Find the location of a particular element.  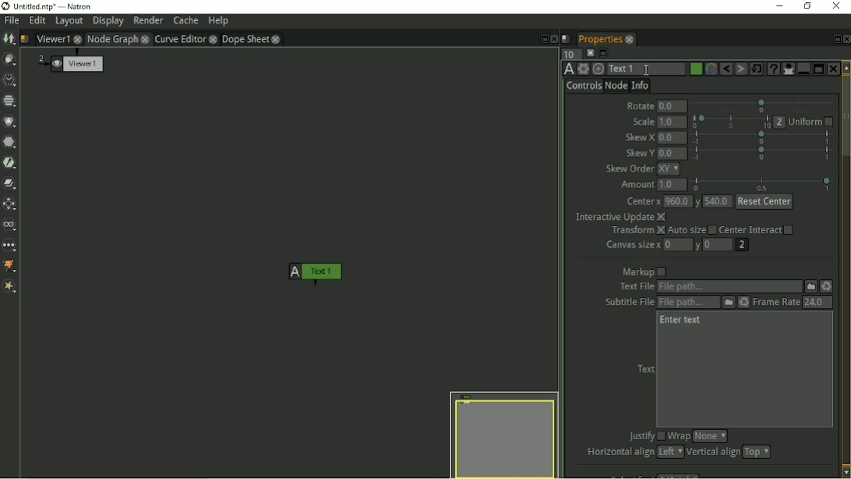

Horizontal align is located at coordinates (617, 452).